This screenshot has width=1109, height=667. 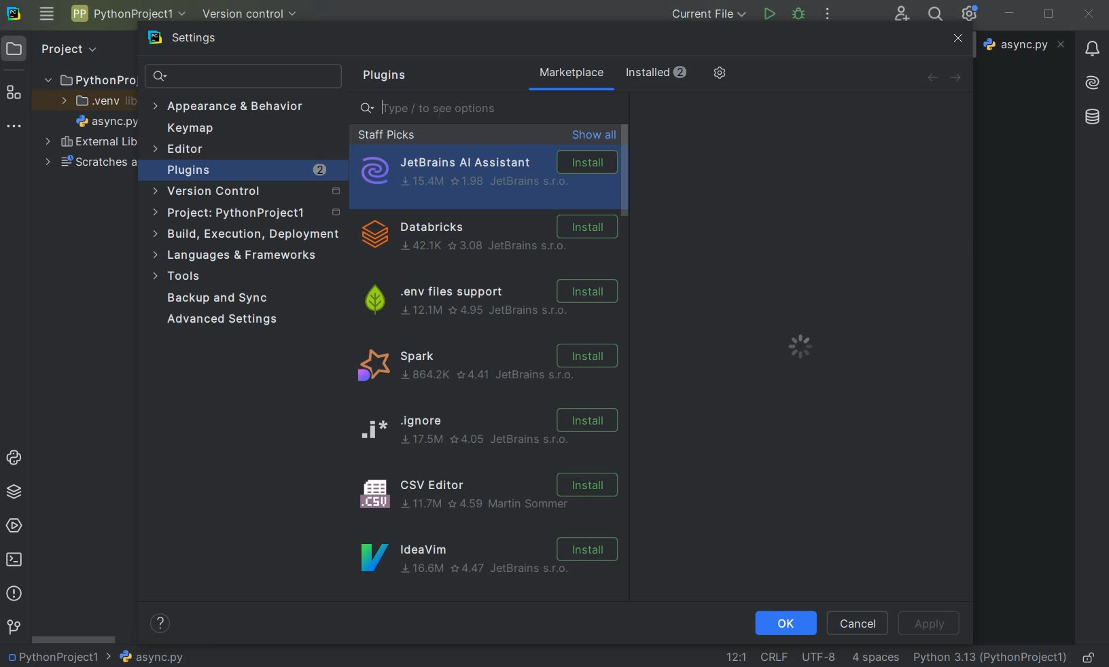 I want to click on python console, so click(x=15, y=459).